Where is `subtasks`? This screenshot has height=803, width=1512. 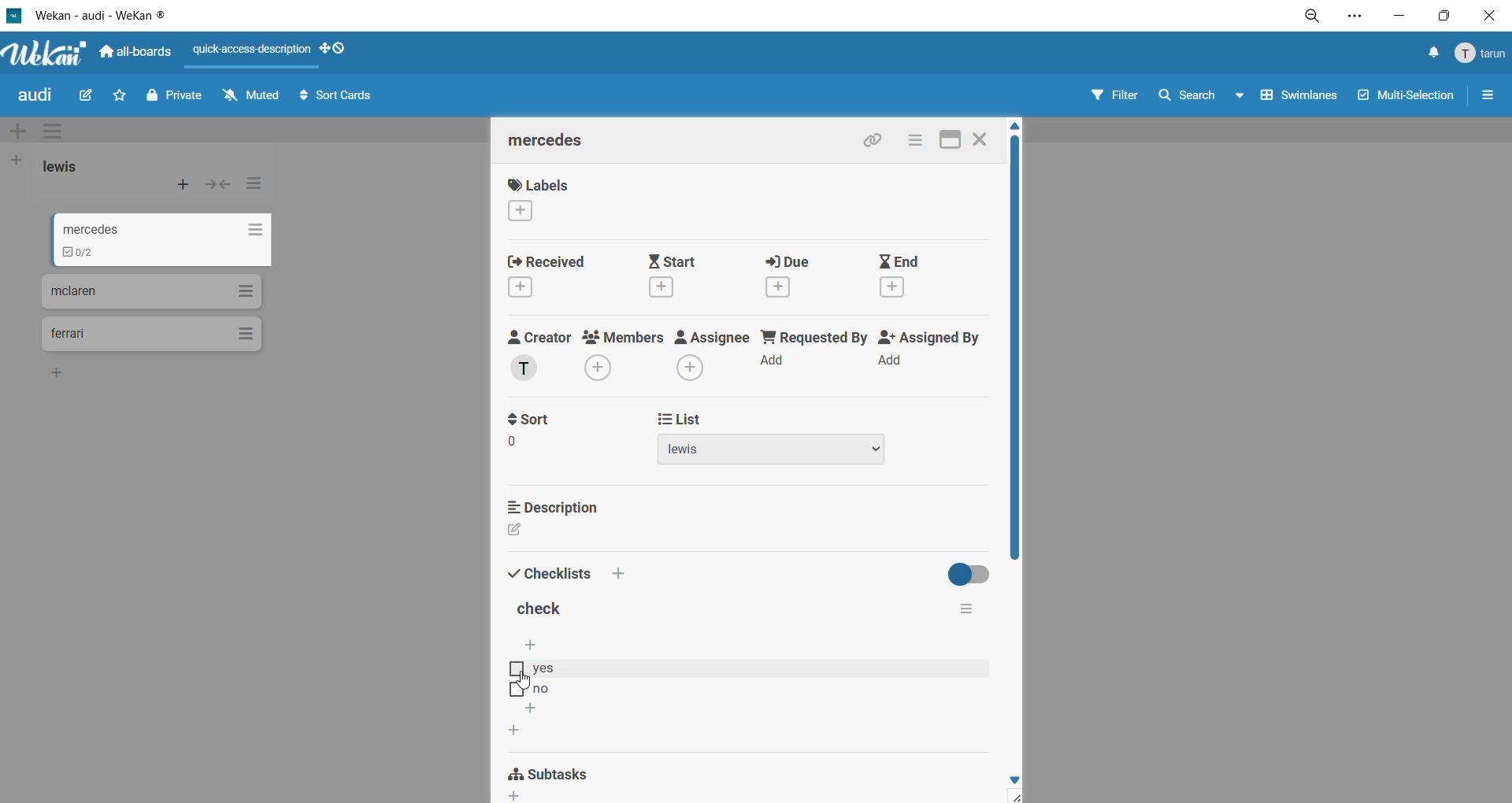
subtasks is located at coordinates (562, 781).